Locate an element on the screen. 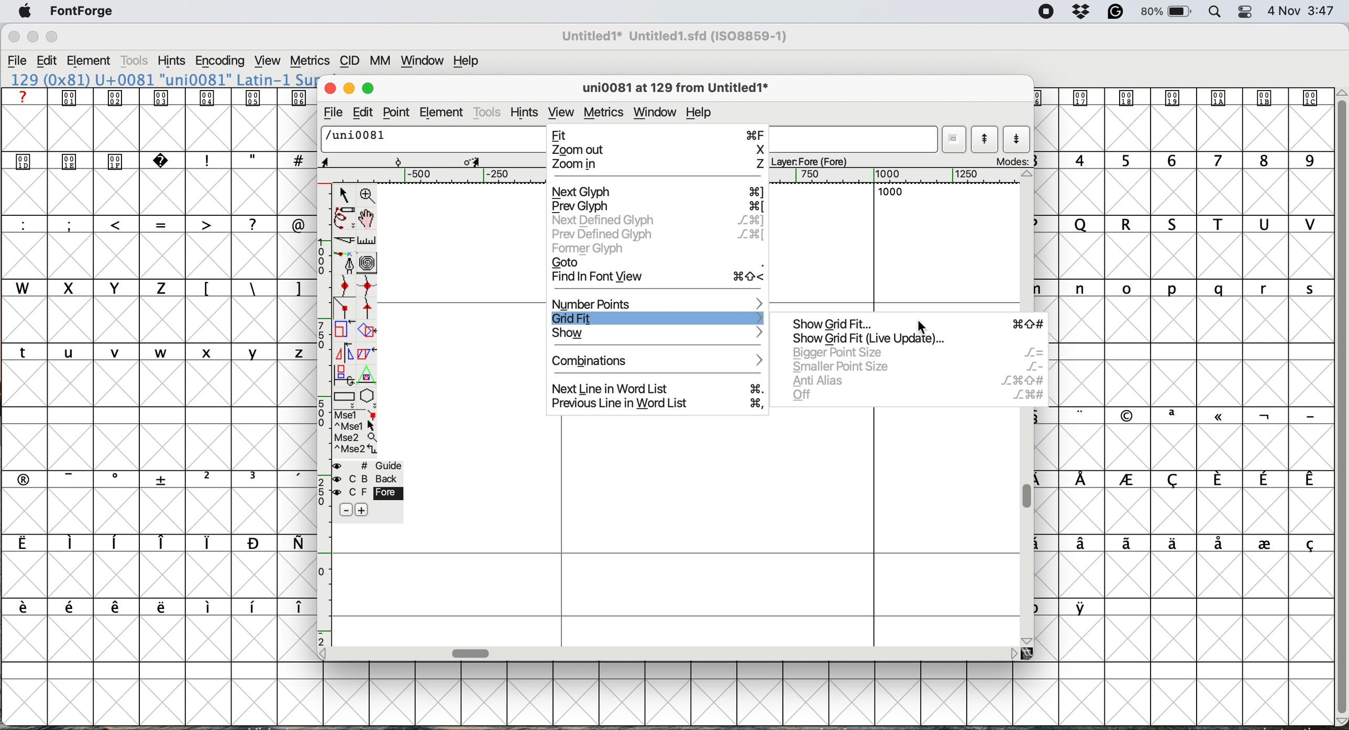  C B back is located at coordinates (371, 479).